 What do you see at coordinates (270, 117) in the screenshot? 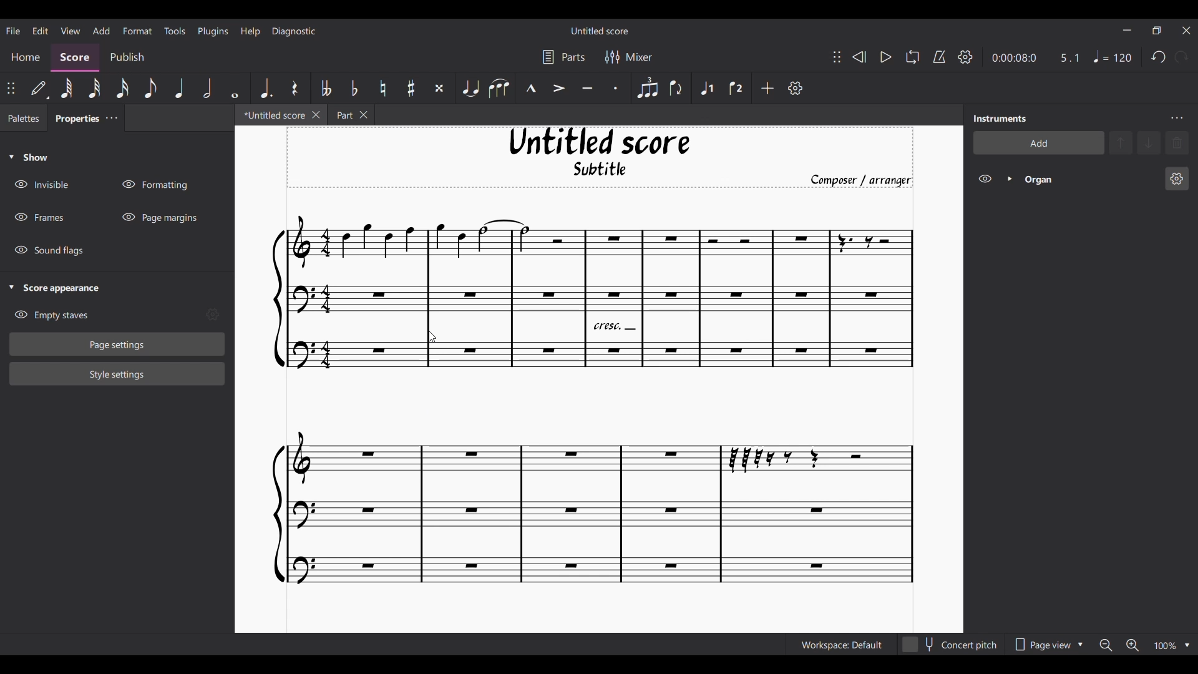
I see `Current tab highlighted` at bounding box center [270, 117].